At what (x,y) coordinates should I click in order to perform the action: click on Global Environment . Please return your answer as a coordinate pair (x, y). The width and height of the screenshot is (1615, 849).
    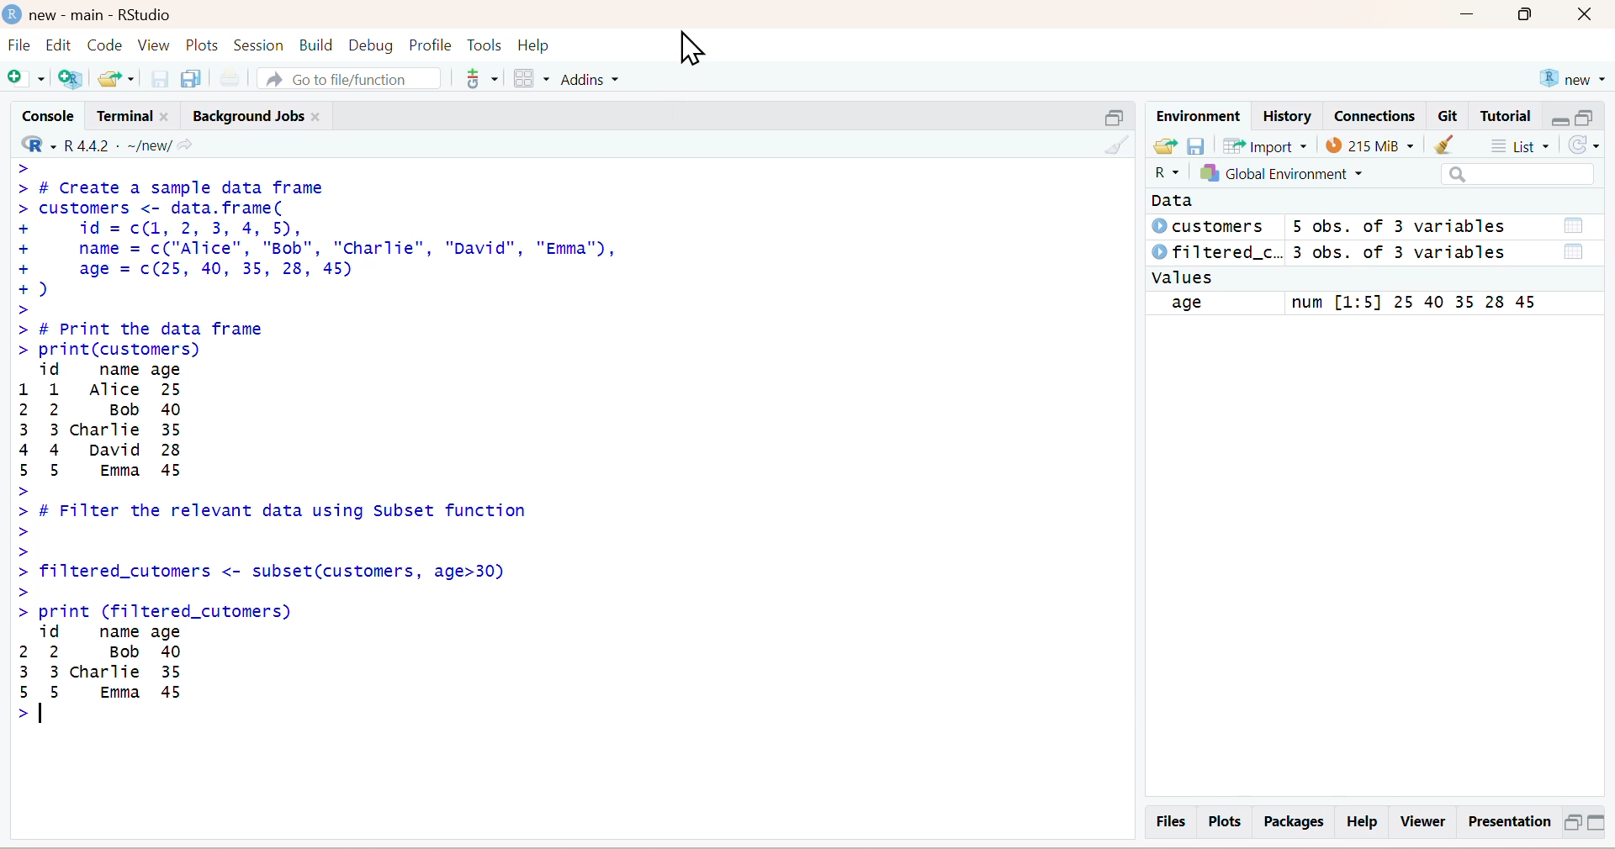
    Looking at the image, I should click on (1303, 176).